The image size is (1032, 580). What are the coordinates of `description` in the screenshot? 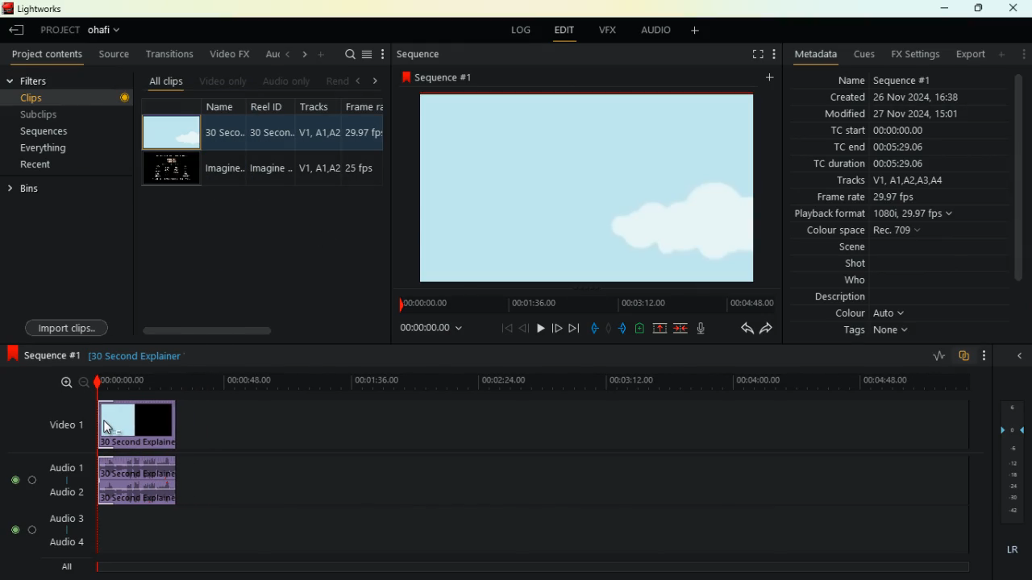 It's located at (839, 298).